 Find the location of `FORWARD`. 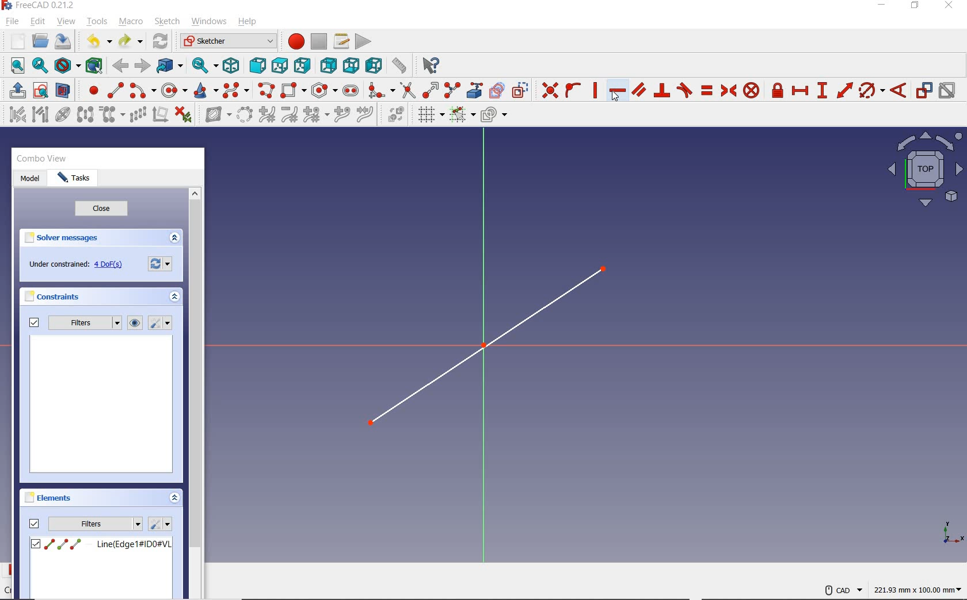

FORWARD is located at coordinates (142, 66).